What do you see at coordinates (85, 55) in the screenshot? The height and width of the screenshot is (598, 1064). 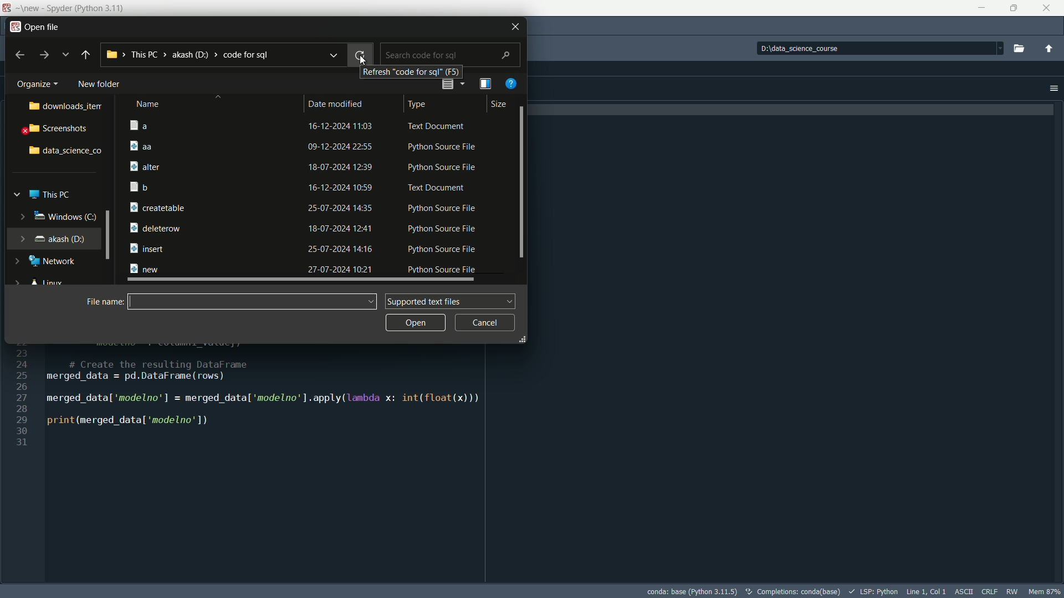 I see `back` at bounding box center [85, 55].